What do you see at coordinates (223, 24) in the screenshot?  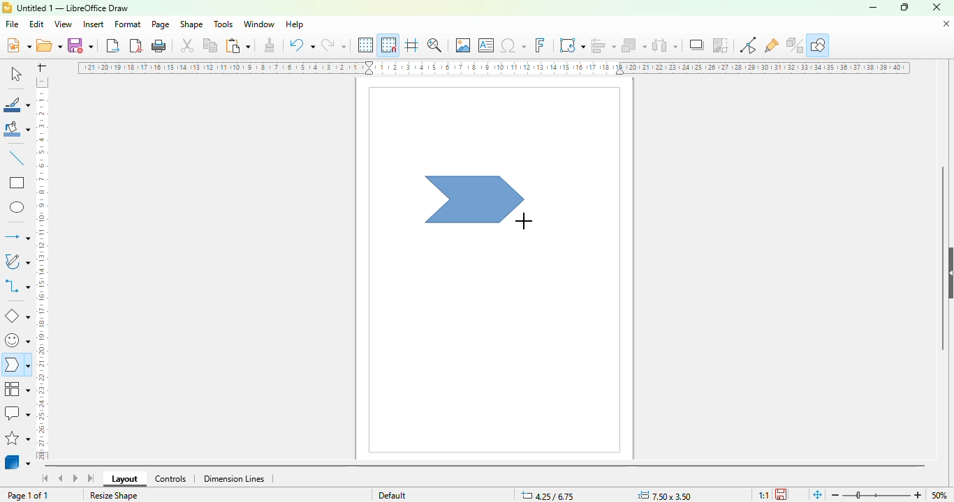 I see `tools` at bounding box center [223, 24].